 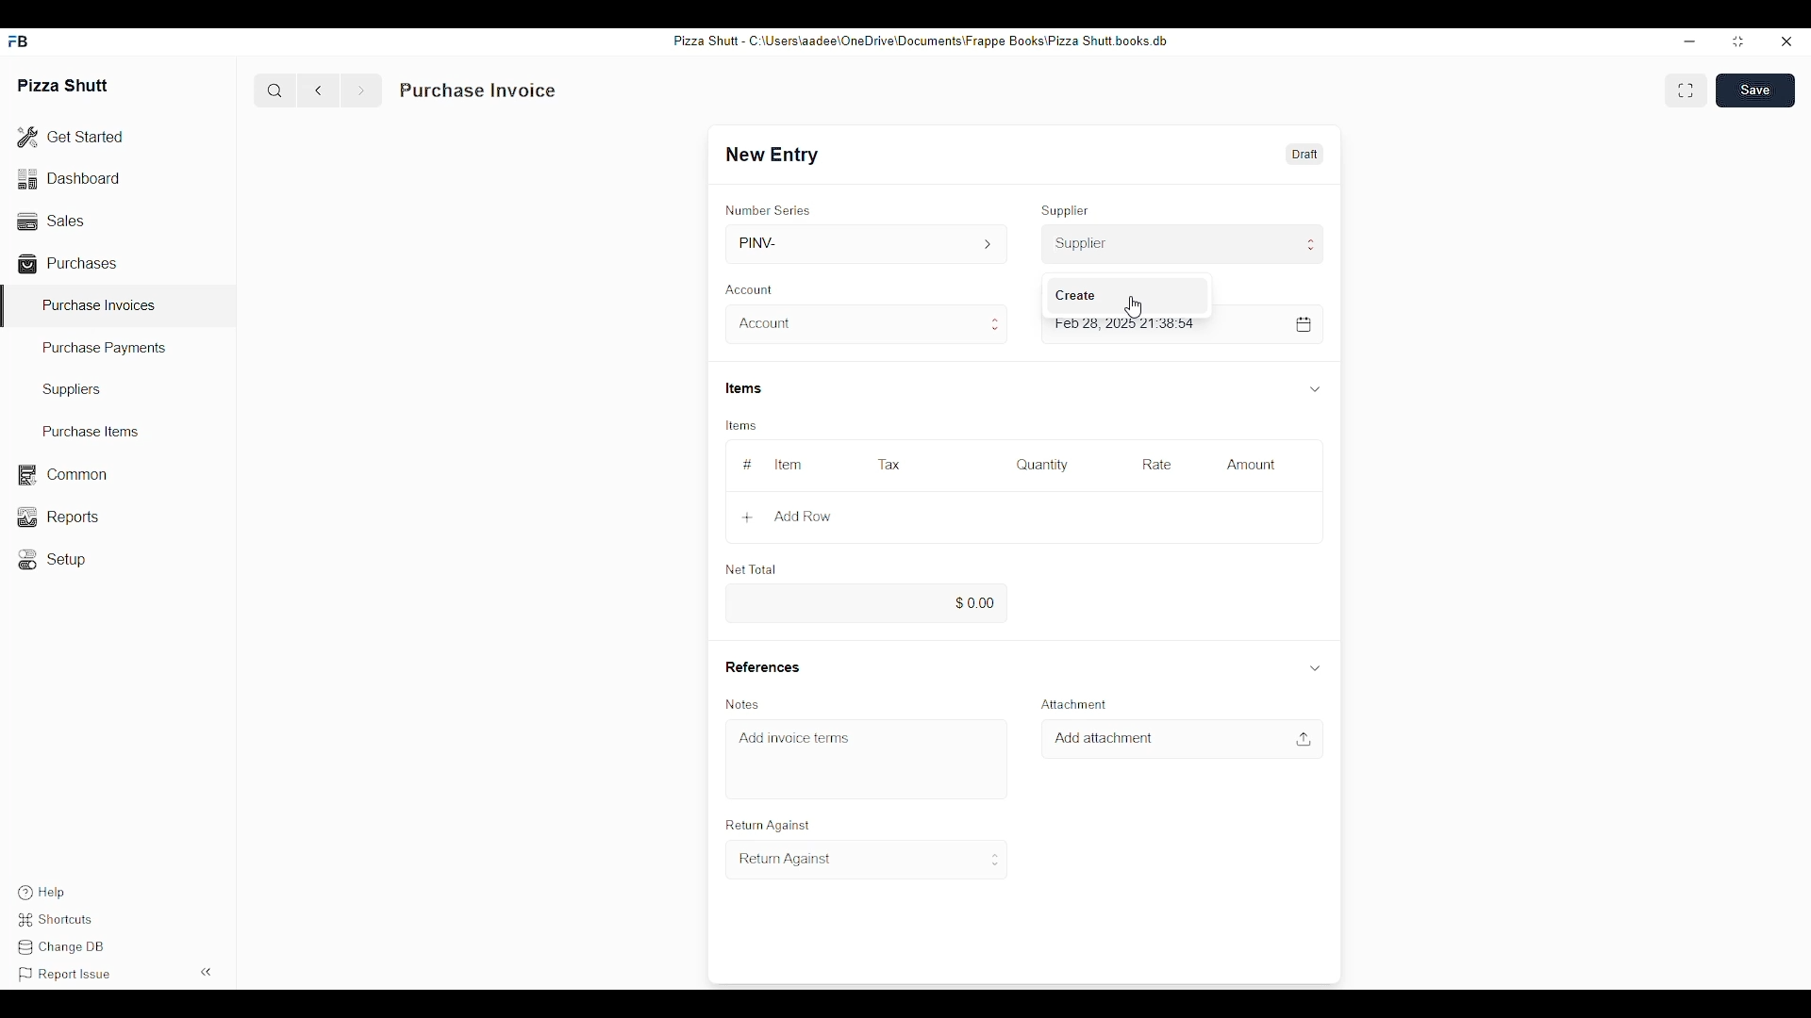 I want to click on Feb 28, 2025 21:38:54, so click(x=1128, y=323).